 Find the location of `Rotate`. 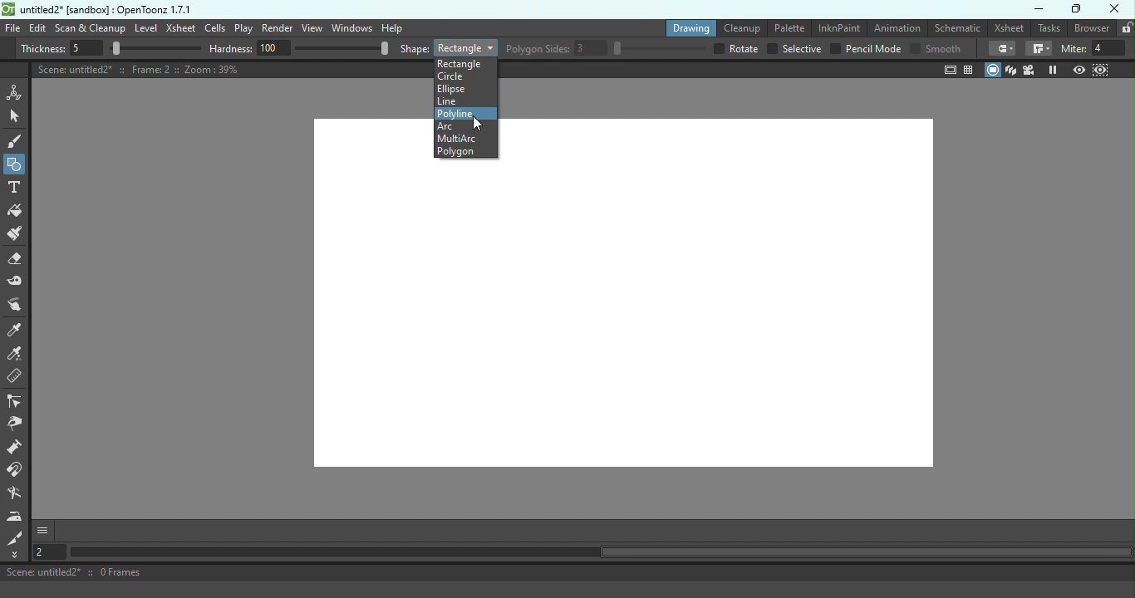

Rotate is located at coordinates (736, 49).